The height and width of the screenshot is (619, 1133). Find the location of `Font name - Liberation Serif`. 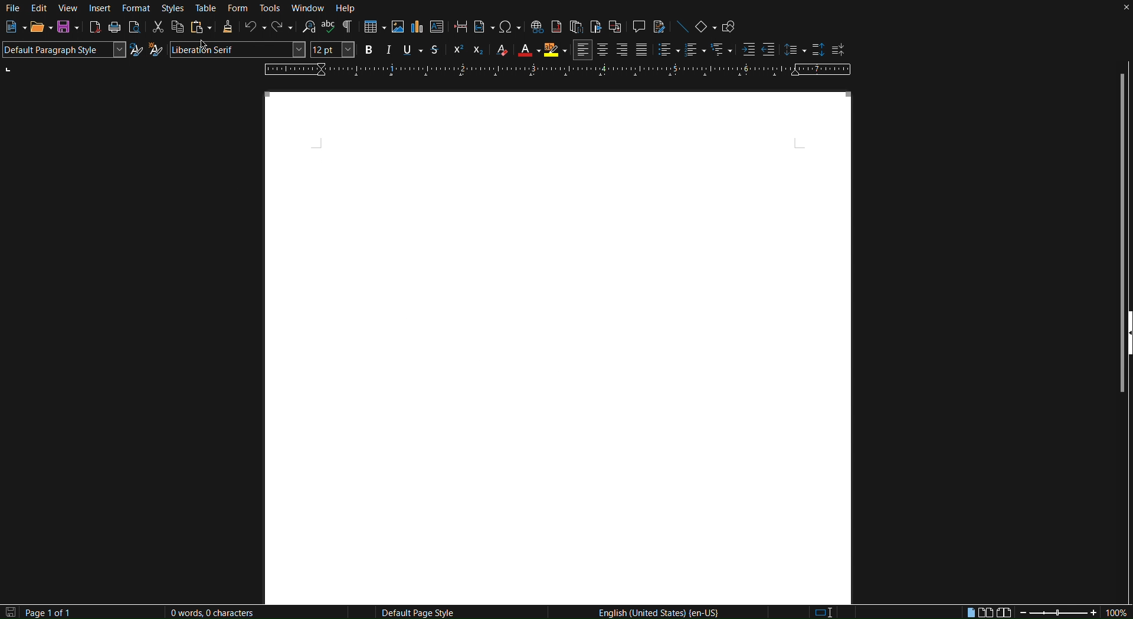

Font name - Liberation Serif is located at coordinates (239, 50).